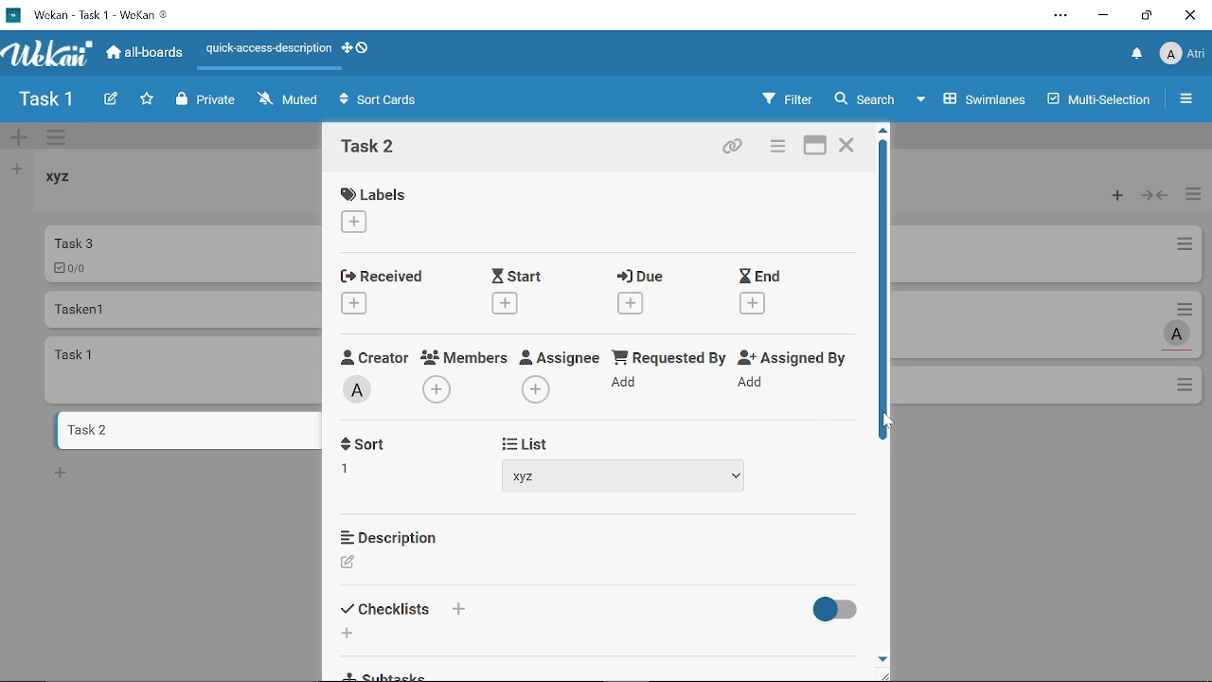 The width and height of the screenshot is (1212, 682). Describe the element at coordinates (1182, 56) in the screenshot. I see `Profile` at that location.